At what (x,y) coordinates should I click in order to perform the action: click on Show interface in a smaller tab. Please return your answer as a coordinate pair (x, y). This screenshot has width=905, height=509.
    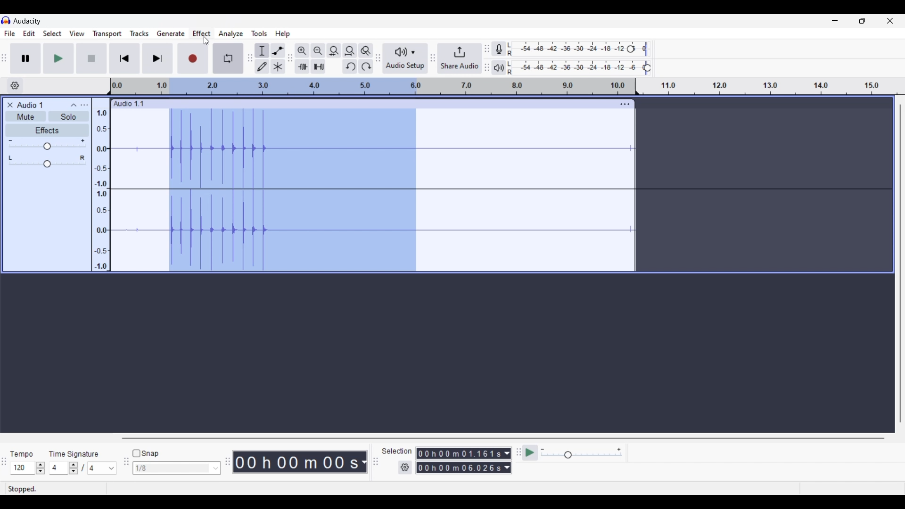
    Looking at the image, I should click on (862, 21).